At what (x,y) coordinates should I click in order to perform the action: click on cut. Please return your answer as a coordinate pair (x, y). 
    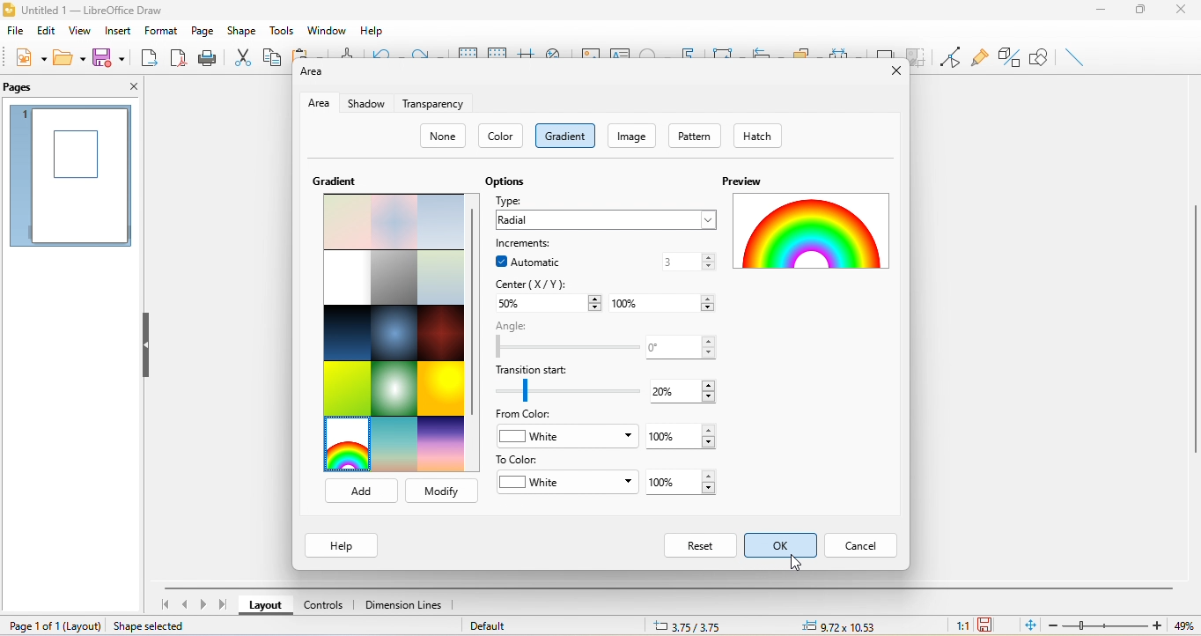
    Looking at the image, I should click on (244, 55).